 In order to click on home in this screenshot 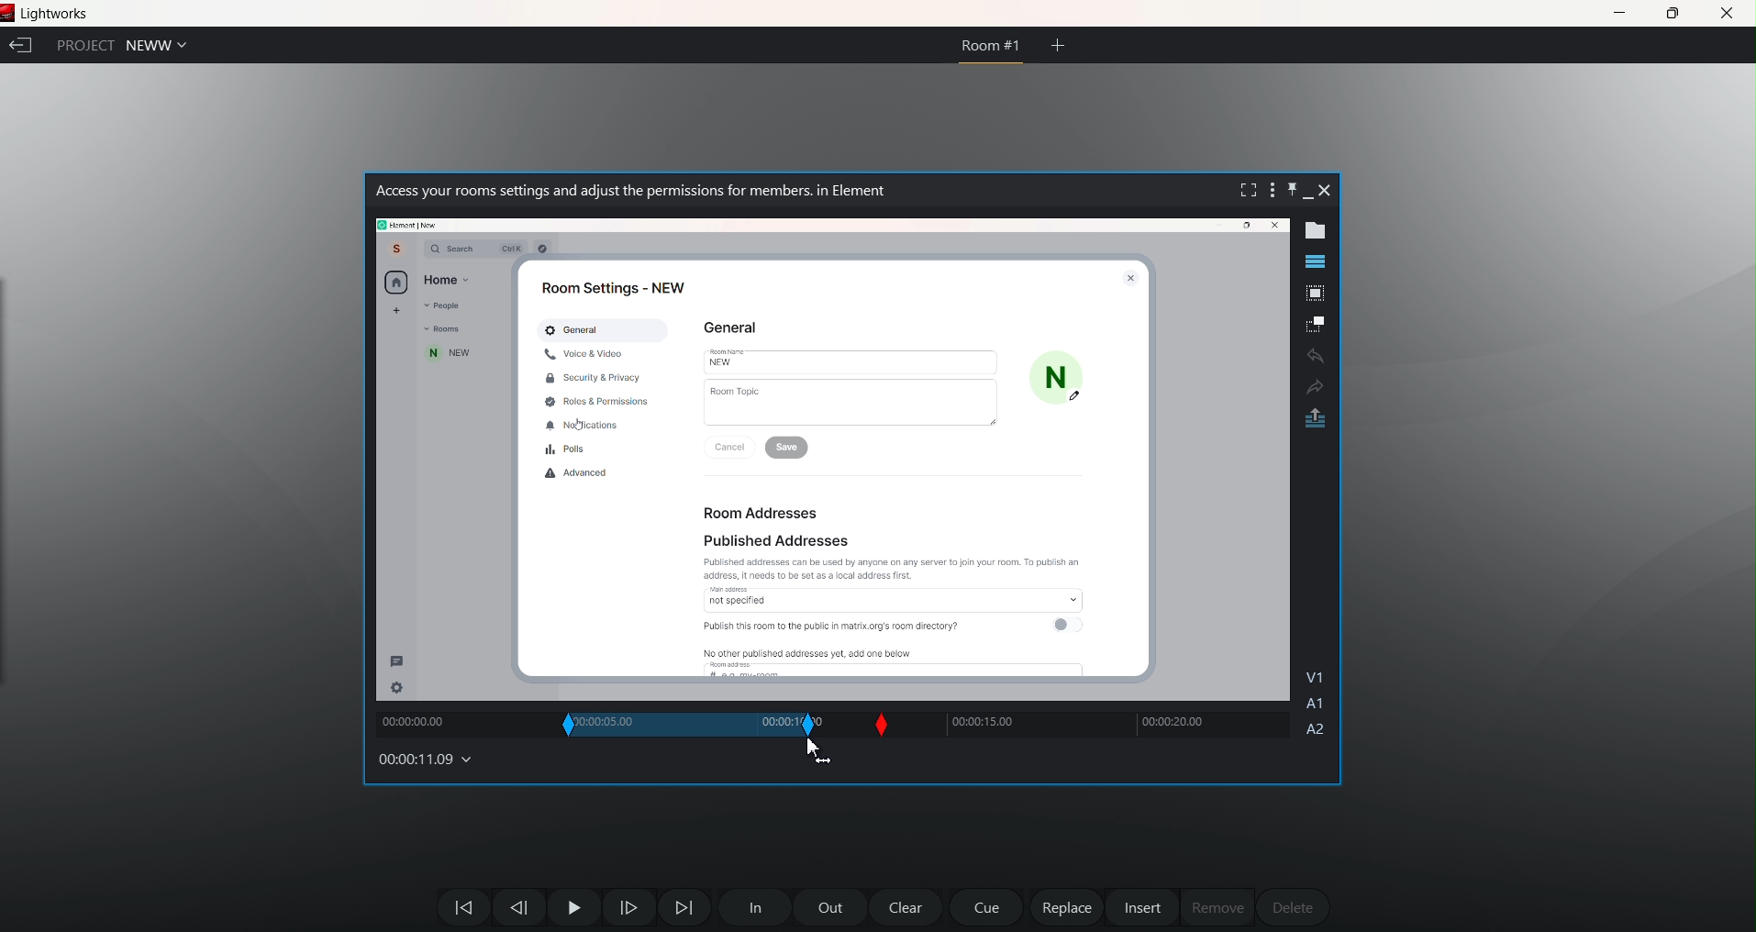, I will do `click(395, 282)`.